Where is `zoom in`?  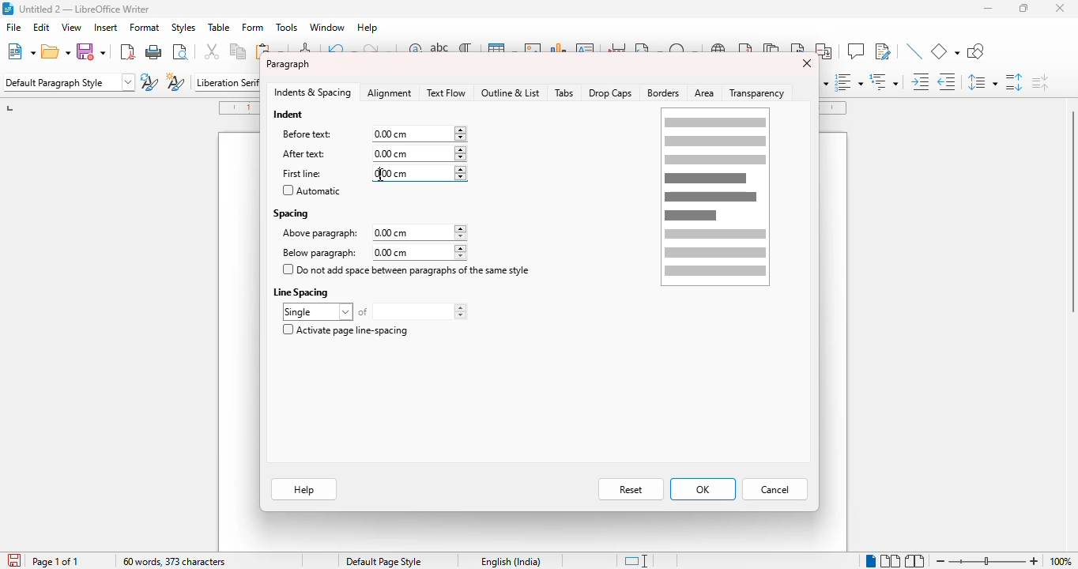 zoom in is located at coordinates (1035, 560).